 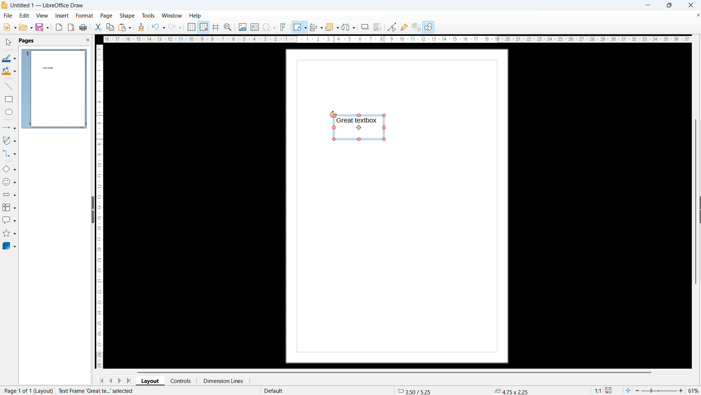 I want to click on basic shapes, so click(x=9, y=169).